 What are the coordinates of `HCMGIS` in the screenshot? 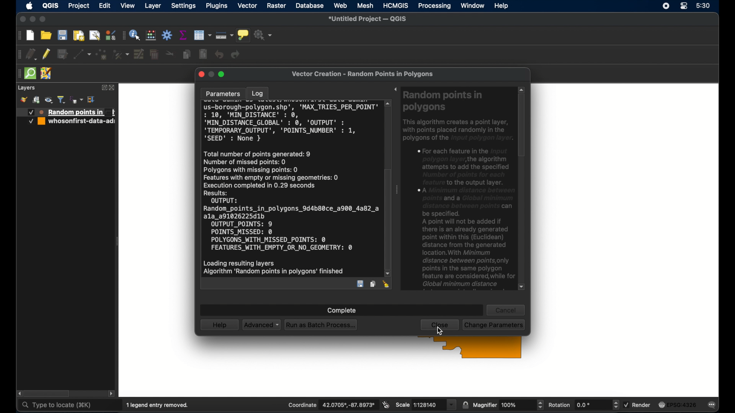 It's located at (395, 5).